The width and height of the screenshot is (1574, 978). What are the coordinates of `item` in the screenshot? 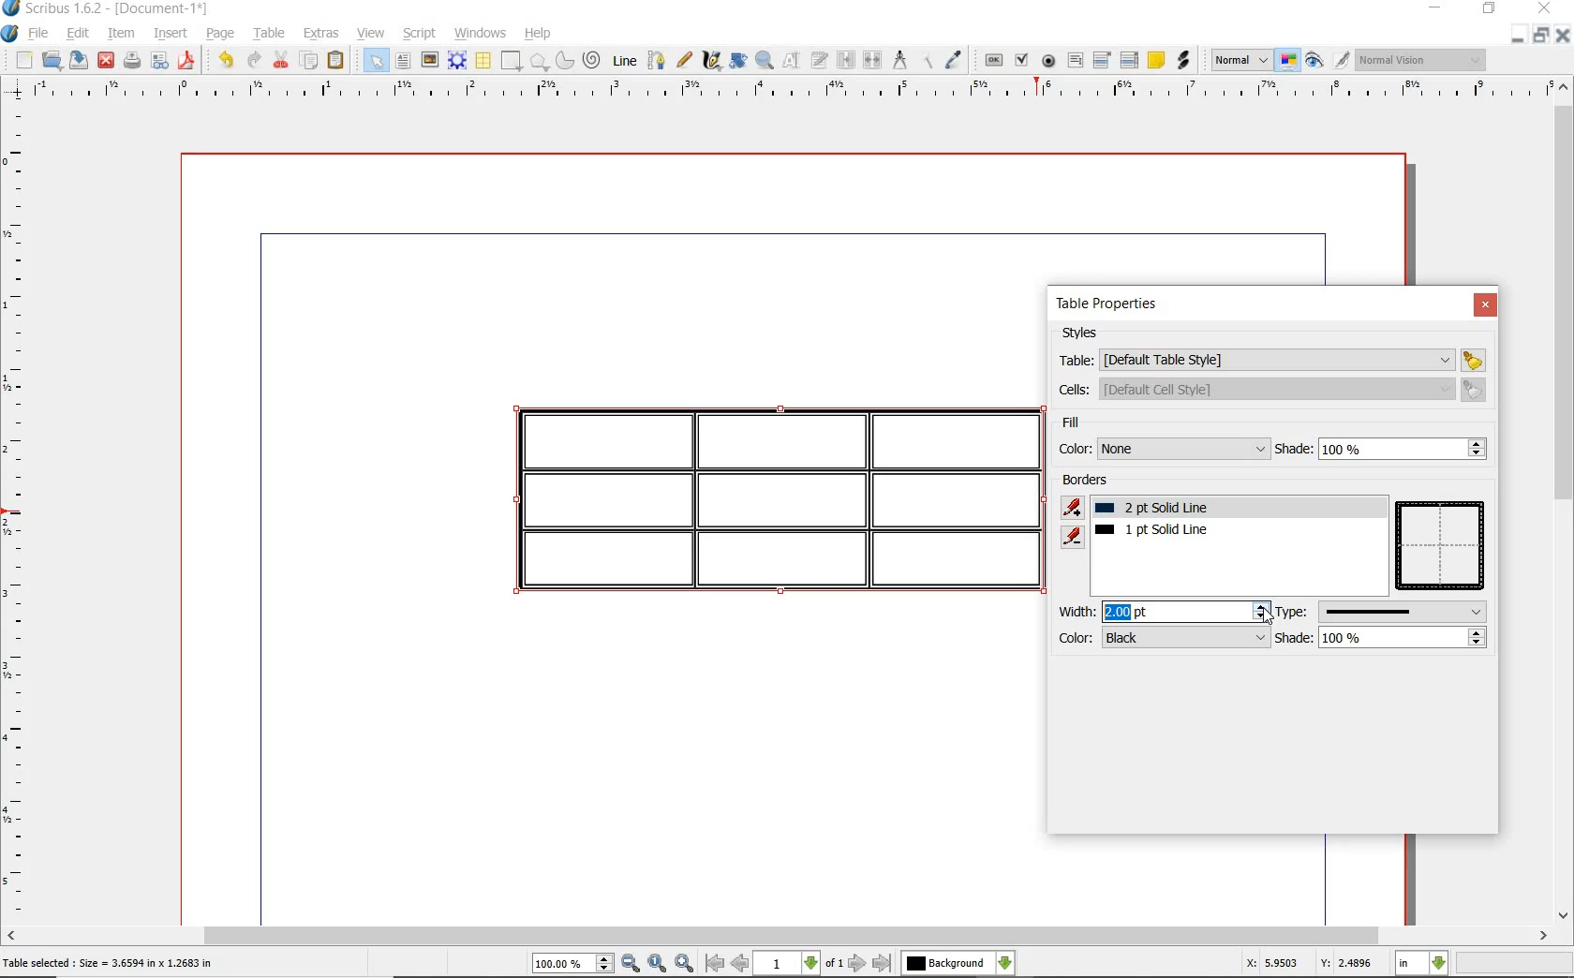 It's located at (120, 35).